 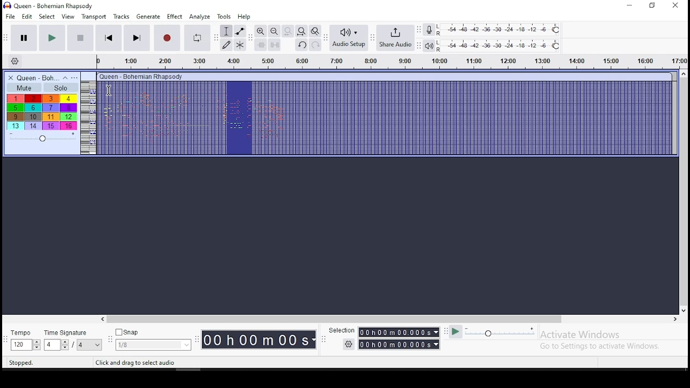 What do you see at coordinates (67, 77) in the screenshot?
I see `collapse` at bounding box center [67, 77].